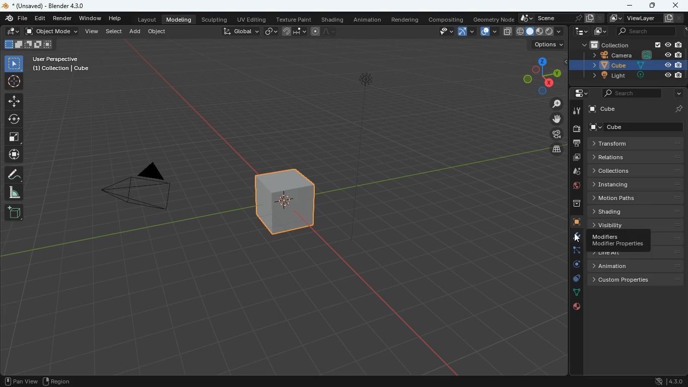 The width and height of the screenshot is (688, 387). Describe the element at coordinates (604, 44) in the screenshot. I see `collection` at that location.